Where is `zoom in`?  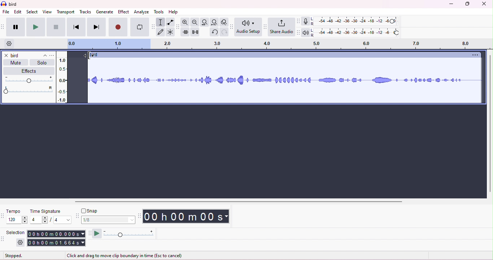
zoom in is located at coordinates (187, 22).